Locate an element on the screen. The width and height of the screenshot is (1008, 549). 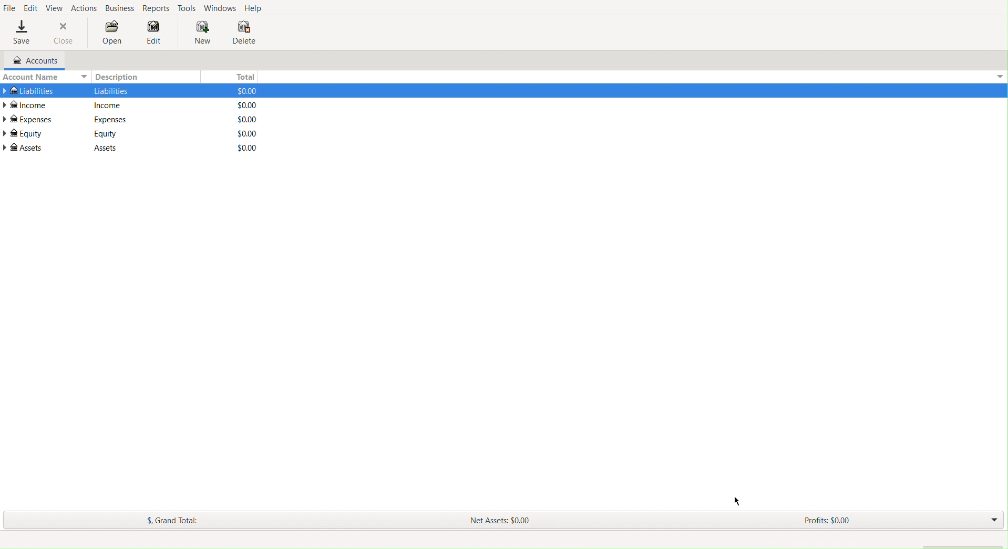
$0.00 is located at coordinates (242, 147).